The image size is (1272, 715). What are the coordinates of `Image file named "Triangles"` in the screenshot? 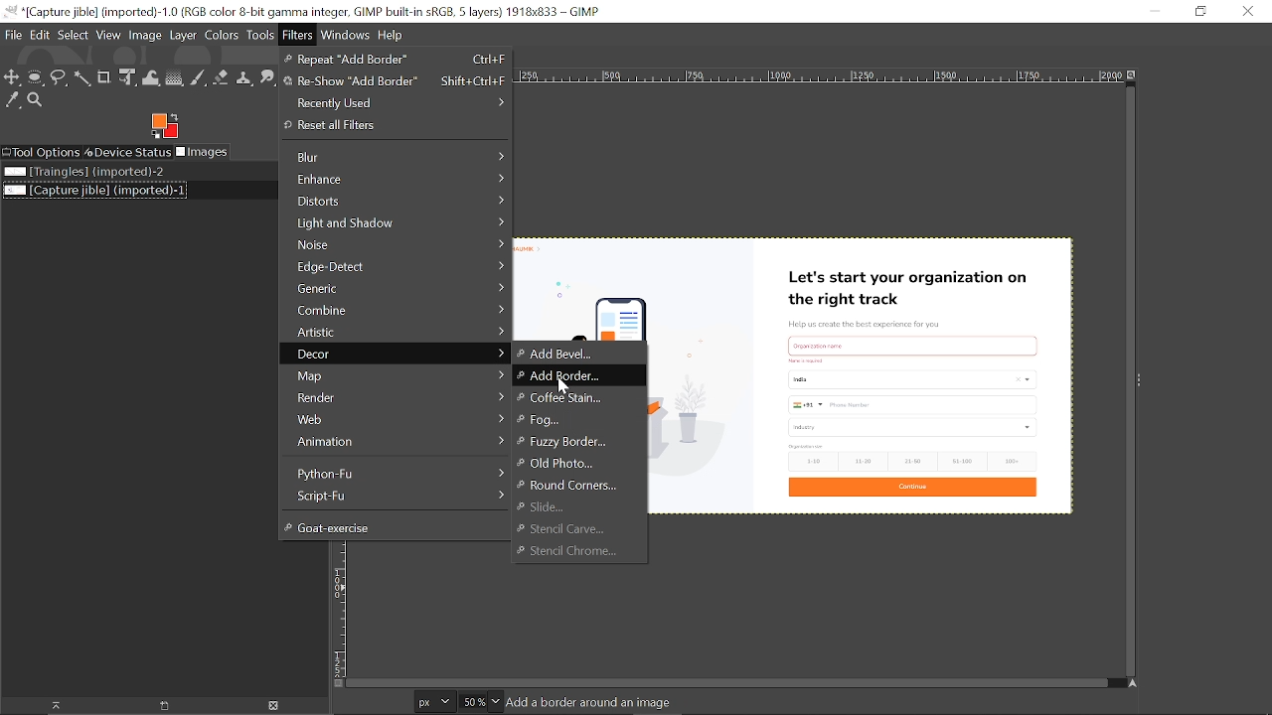 It's located at (91, 171).